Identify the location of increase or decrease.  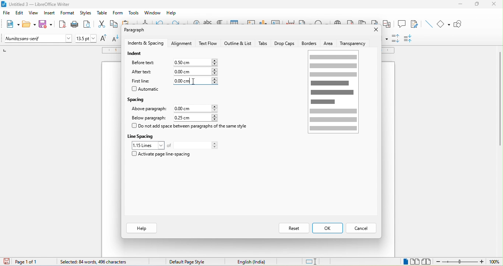
(214, 109).